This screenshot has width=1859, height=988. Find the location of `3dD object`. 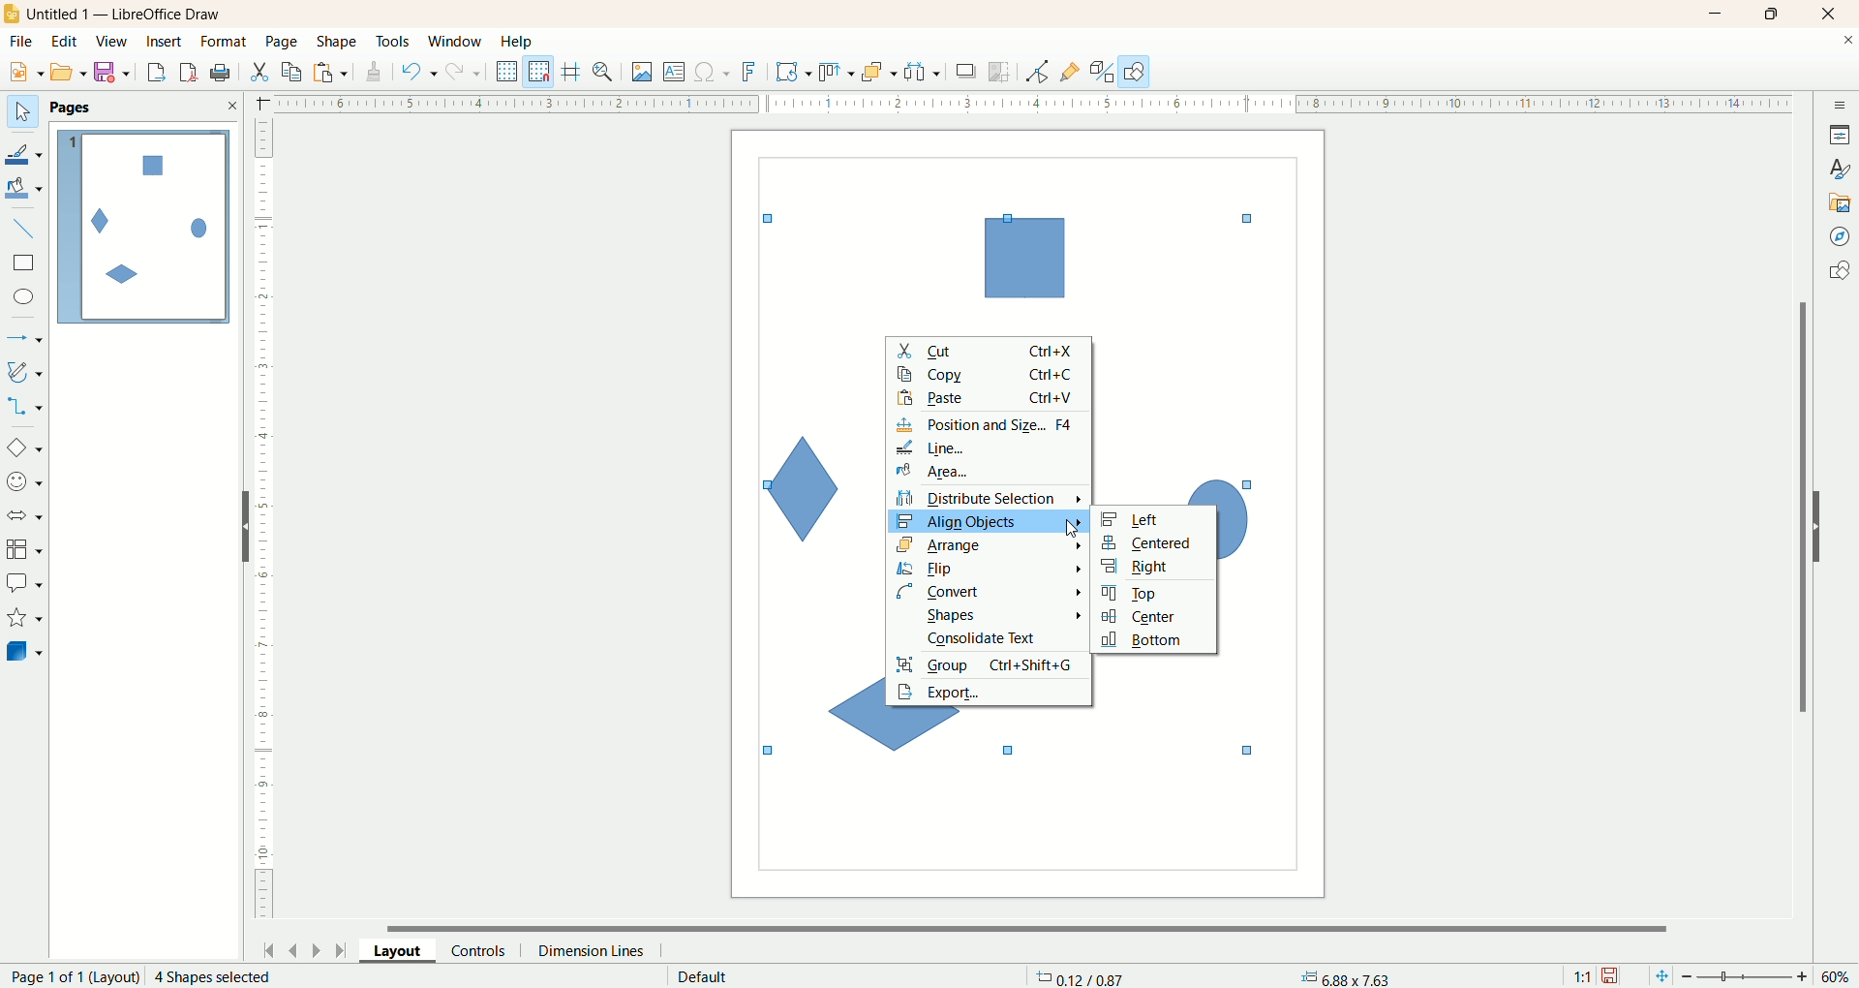

3dD object is located at coordinates (23, 651).